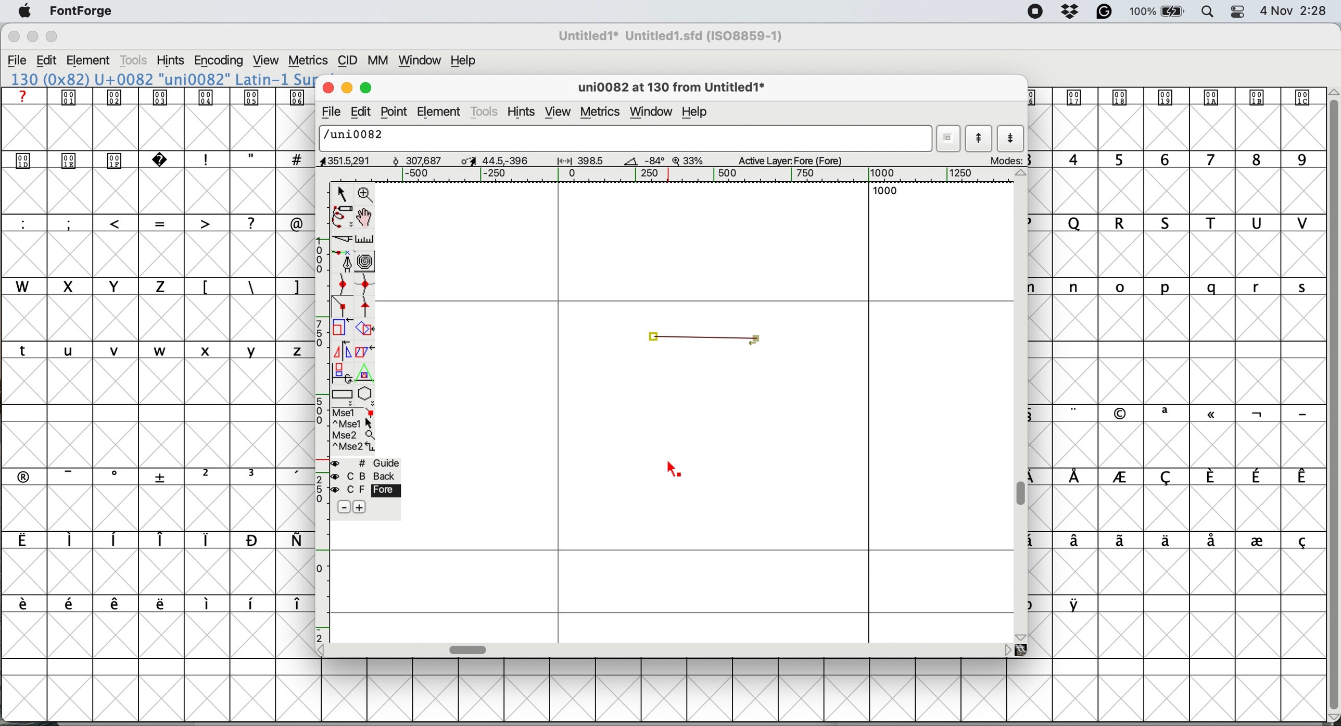 This screenshot has height=726, width=1341. Describe the element at coordinates (162, 604) in the screenshot. I see `symbols` at that location.